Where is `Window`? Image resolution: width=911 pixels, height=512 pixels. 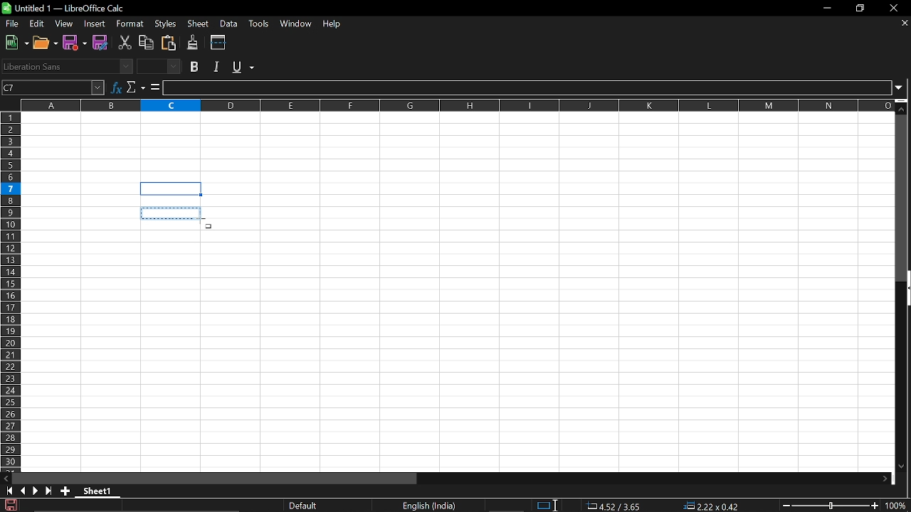 Window is located at coordinates (295, 24).